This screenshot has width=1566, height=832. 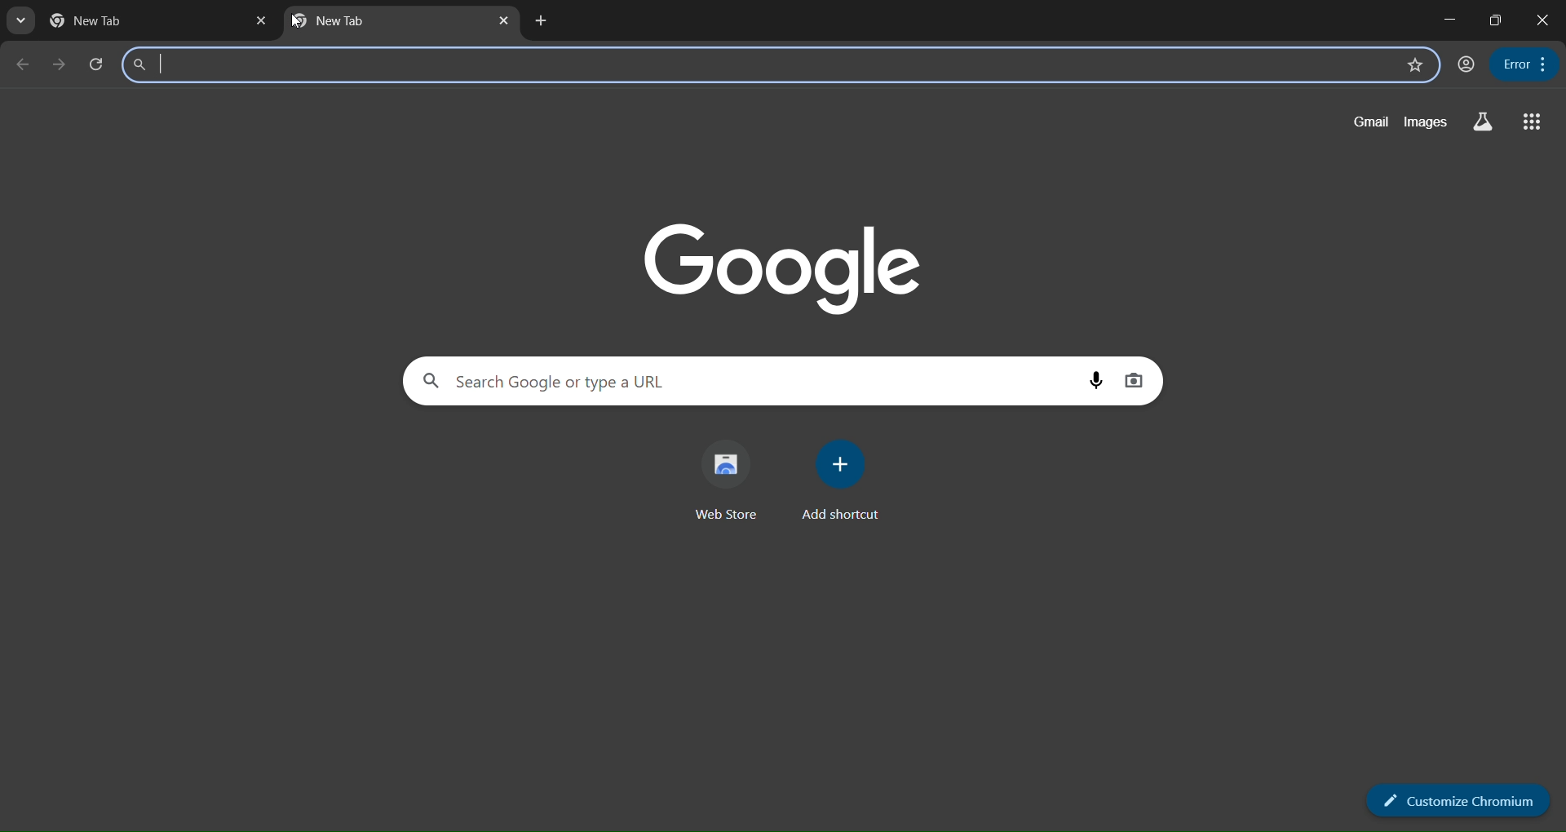 What do you see at coordinates (1369, 126) in the screenshot?
I see `gmail` at bounding box center [1369, 126].